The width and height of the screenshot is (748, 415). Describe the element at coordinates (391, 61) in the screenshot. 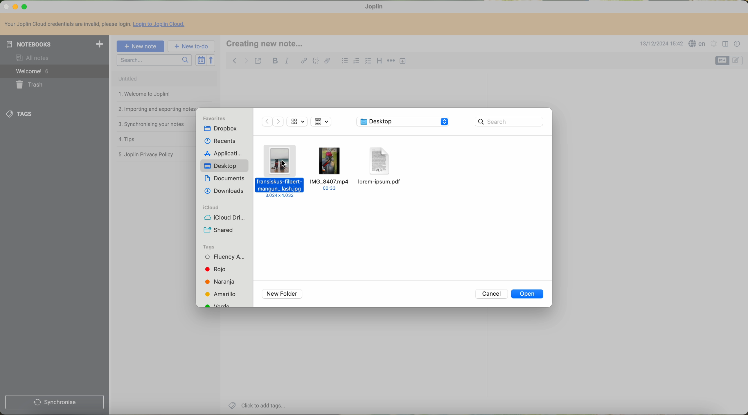

I see `horizontal rule` at that location.